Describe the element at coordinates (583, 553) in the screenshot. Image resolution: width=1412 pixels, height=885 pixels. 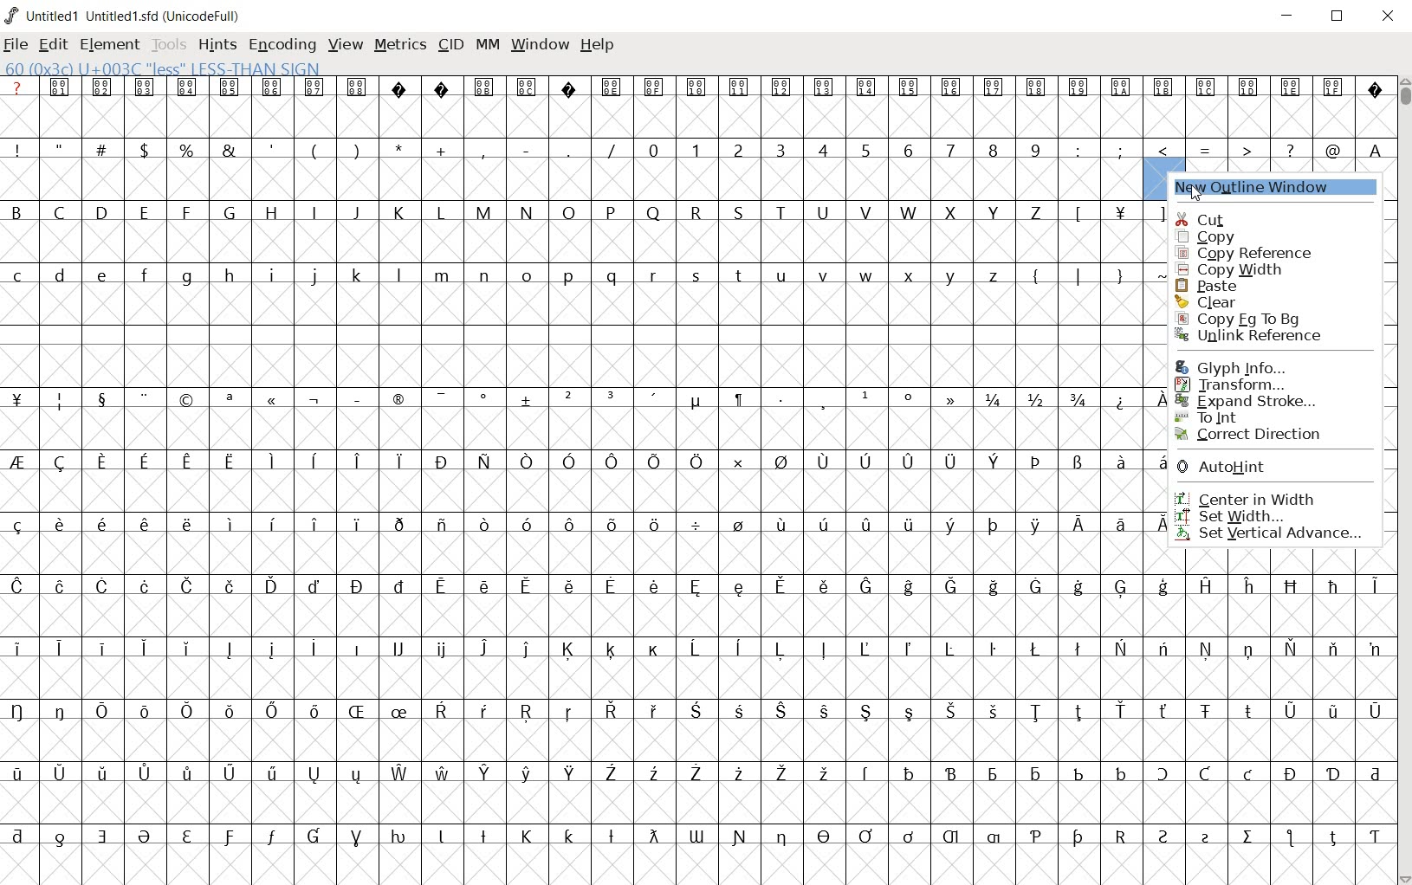
I see `empty cells` at that location.